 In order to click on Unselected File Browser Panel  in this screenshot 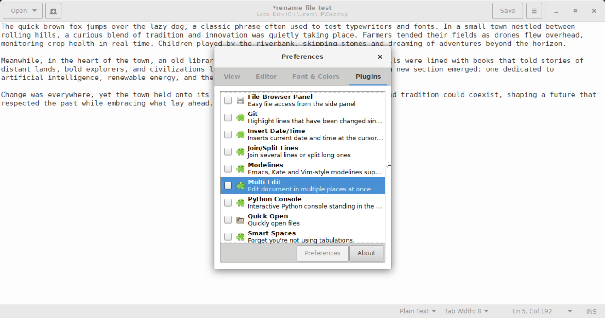, I will do `click(303, 100)`.